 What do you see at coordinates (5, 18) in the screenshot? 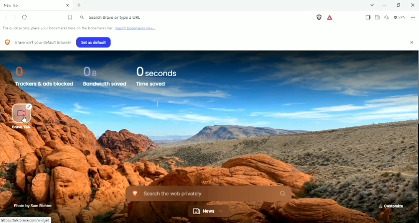
I see `Click to go back, hold to see history` at bounding box center [5, 18].